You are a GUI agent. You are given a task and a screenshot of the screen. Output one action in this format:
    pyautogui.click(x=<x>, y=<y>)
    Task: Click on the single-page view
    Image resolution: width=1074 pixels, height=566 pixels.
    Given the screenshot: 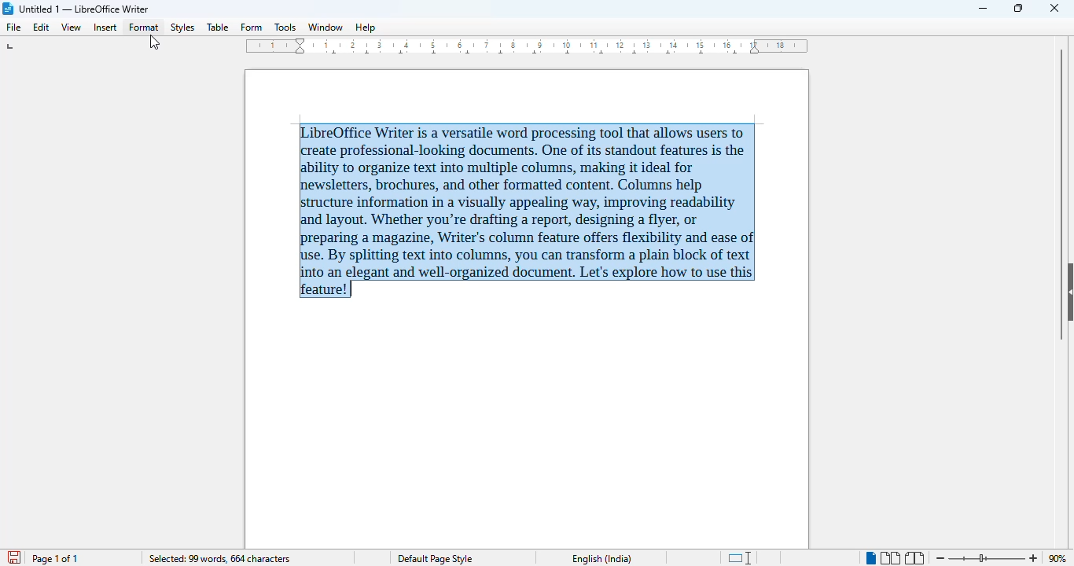 What is the action you would take?
    pyautogui.click(x=870, y=558)
    